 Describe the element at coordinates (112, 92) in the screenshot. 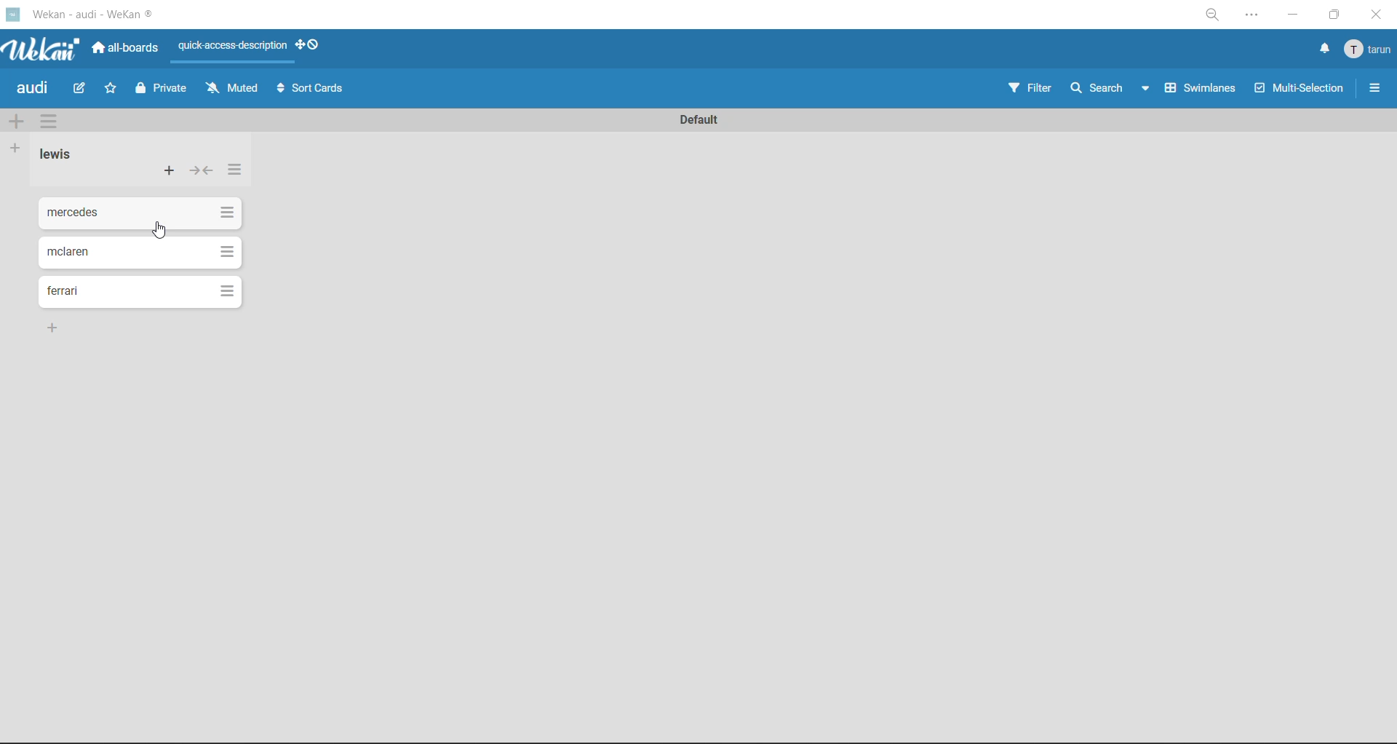

I see `star` at that location.